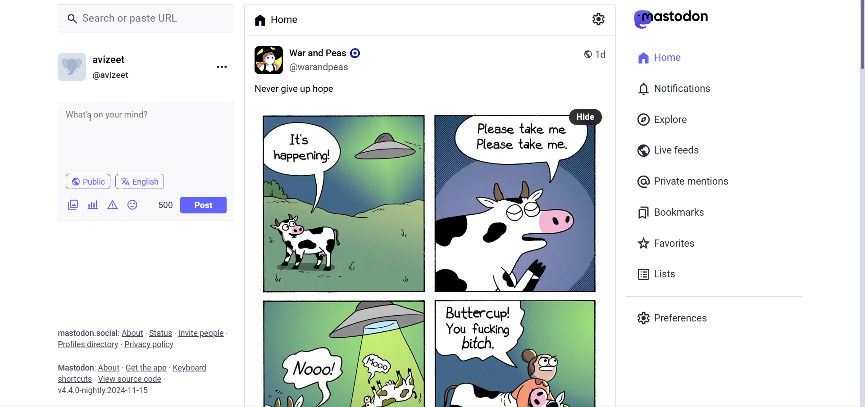 The width and height of the screenshot is (865, 407). What do you see at coordinates (147, 367) in the screenshot?
I see `Get the App` at bounding box center [147, 367].